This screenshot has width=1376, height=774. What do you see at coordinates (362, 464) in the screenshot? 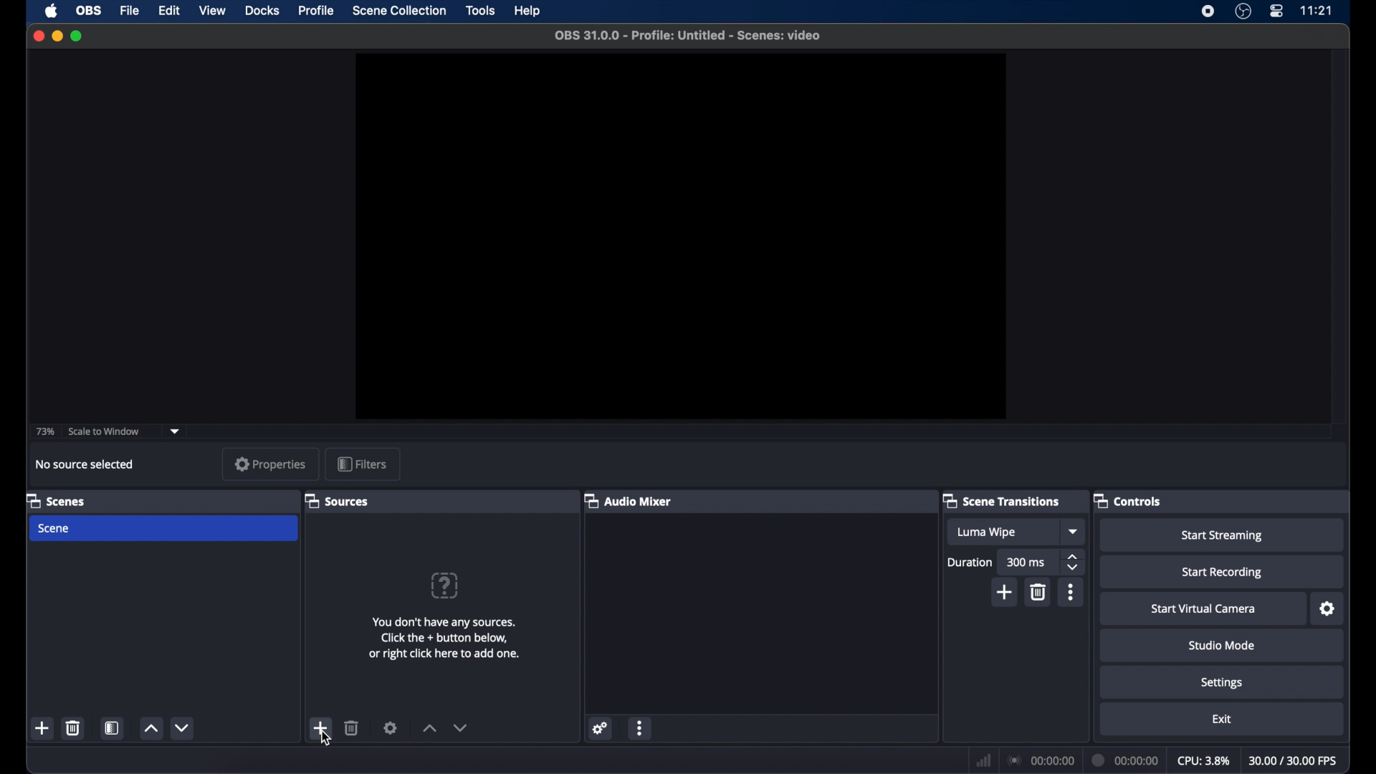
I see `filters` at bounding box center [362, 464].